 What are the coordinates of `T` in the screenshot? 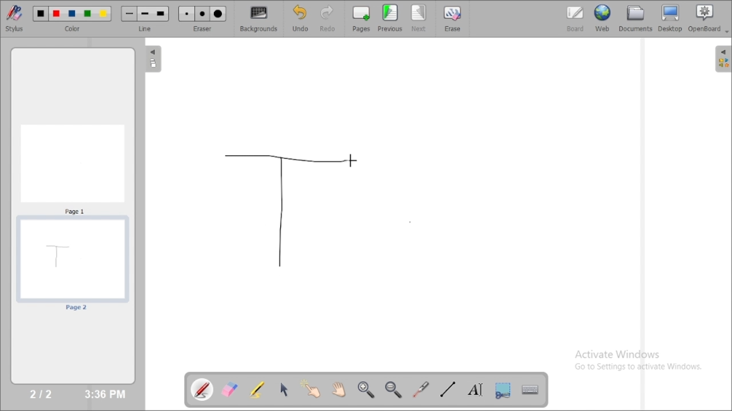 It's located at (284, 211).